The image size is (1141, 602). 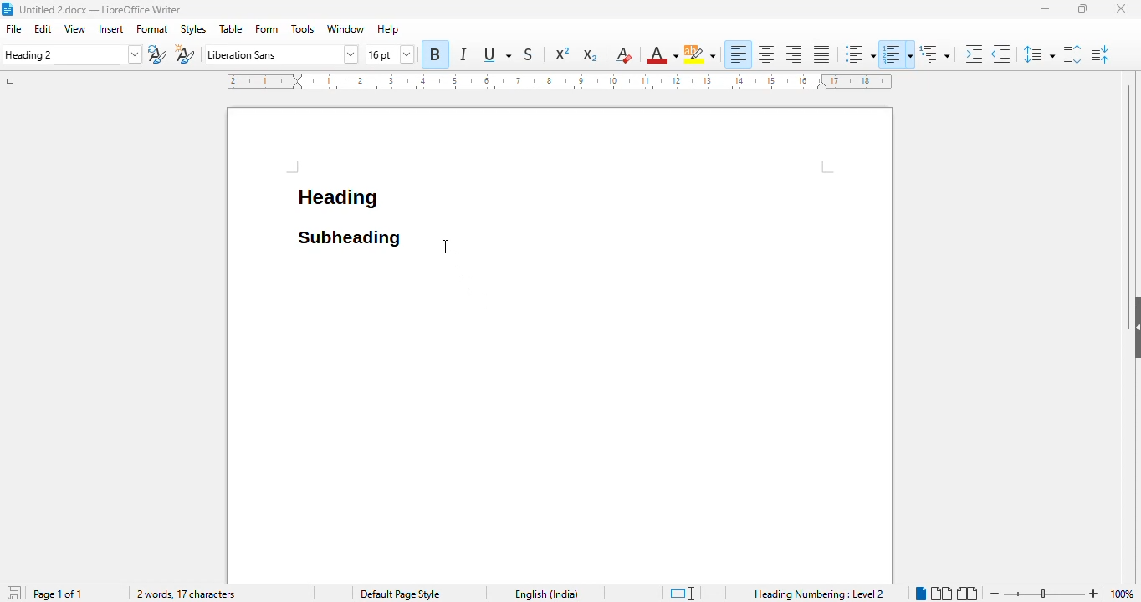 I want to click on zoom factor, so click(x=1122, y=594).